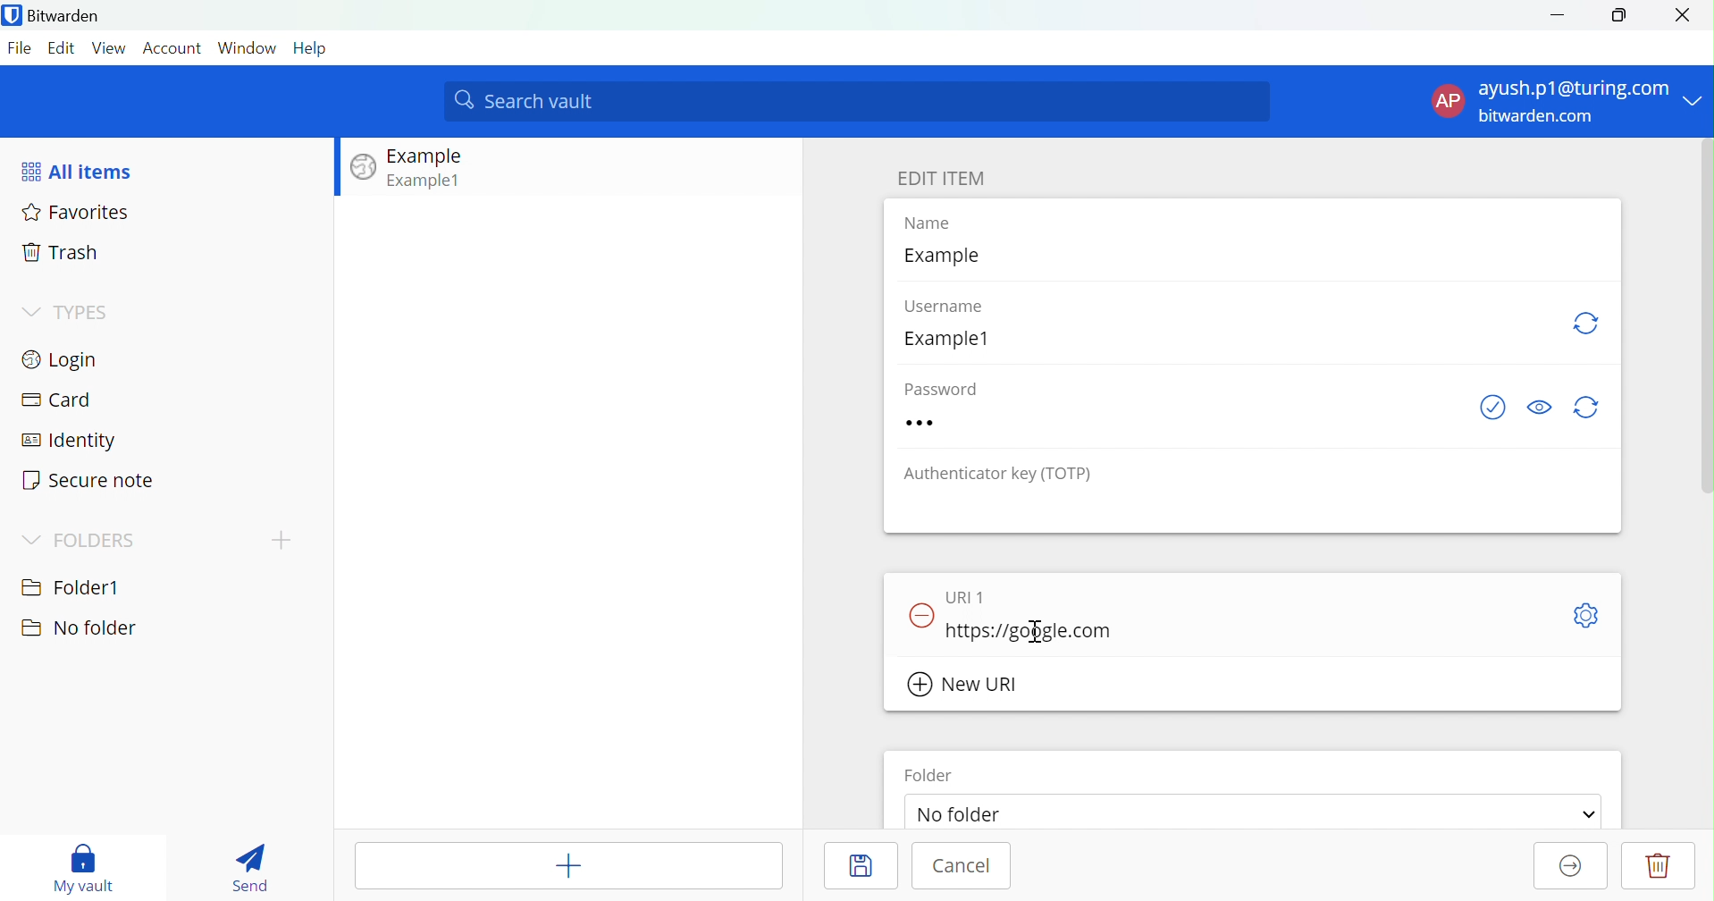 This screenshot has height=901, width=1714. Describe the element at coordinates (88, 481) in the screenshot. I see `Secure note` at that location.